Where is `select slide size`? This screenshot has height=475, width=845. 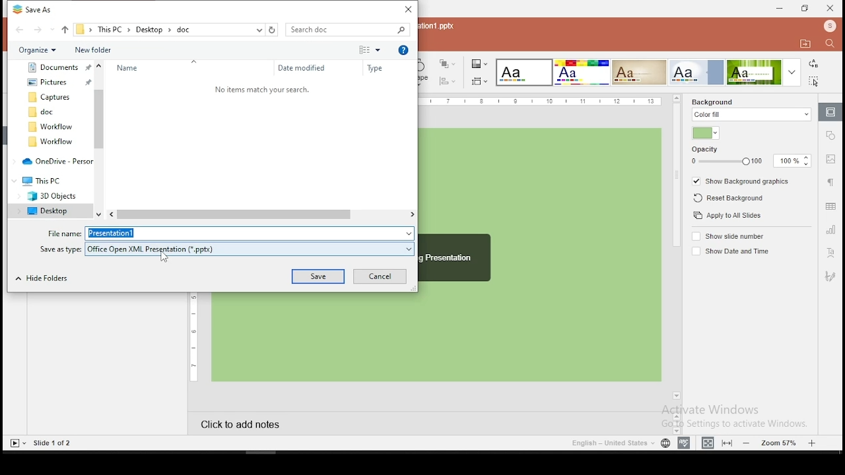
select slide size is located at coordinates (480, 80).